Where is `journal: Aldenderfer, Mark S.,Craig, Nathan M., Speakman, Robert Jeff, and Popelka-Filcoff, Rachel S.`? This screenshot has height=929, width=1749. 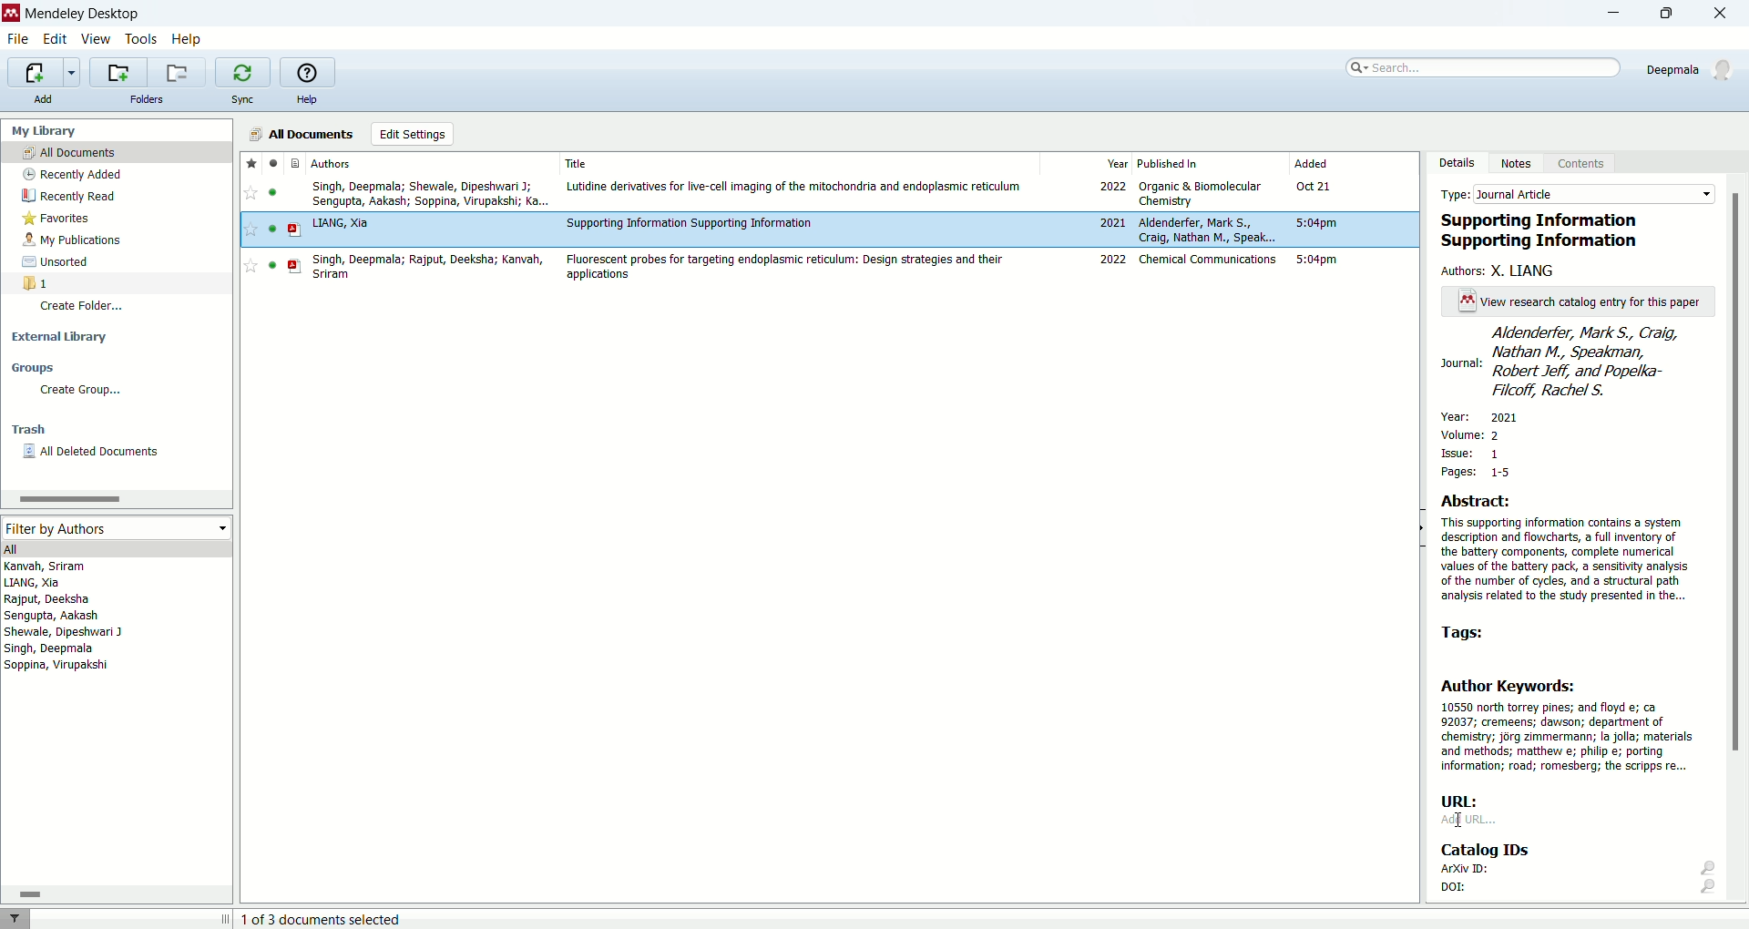 journal: Aldenderfer, Mark S.,Craig, Nathan M., Speakman, Robert Jeff, and Popelka-Filcoff, Rachel S. is located at coordinates (1577, 362).